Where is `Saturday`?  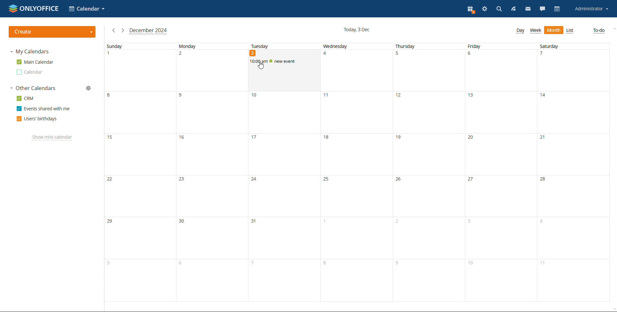 Saturday is located at coordinates (574, 46).